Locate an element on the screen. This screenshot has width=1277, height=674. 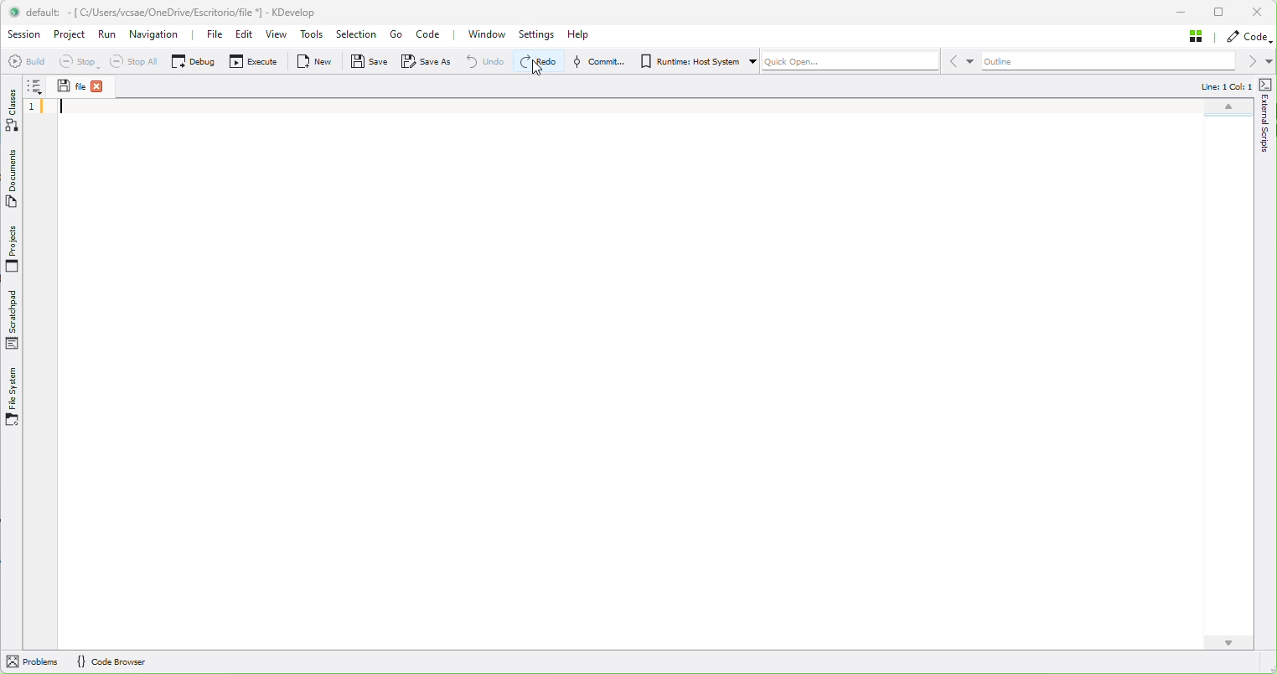
Stop all is located at coordinates (142, 62).